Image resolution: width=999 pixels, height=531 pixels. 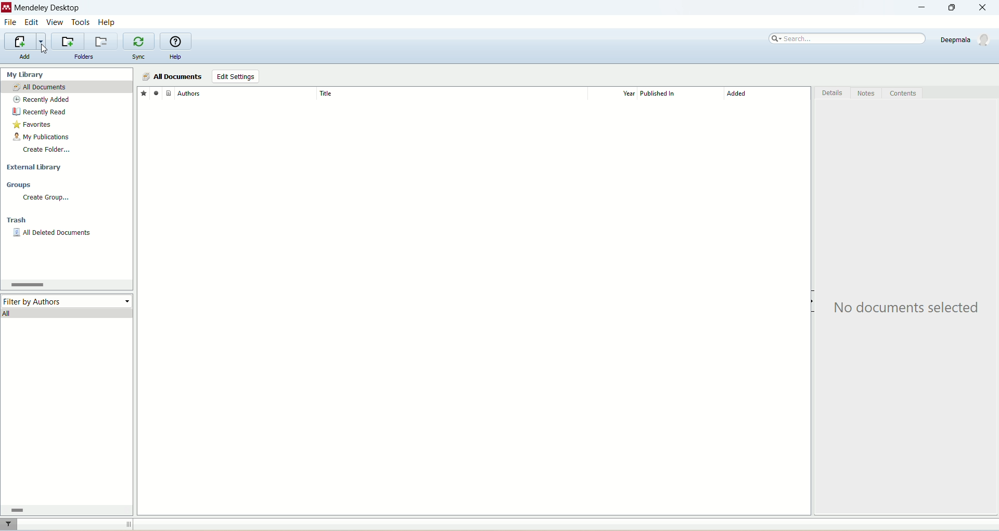 I want to click on trash, so click(x=18, y=221).